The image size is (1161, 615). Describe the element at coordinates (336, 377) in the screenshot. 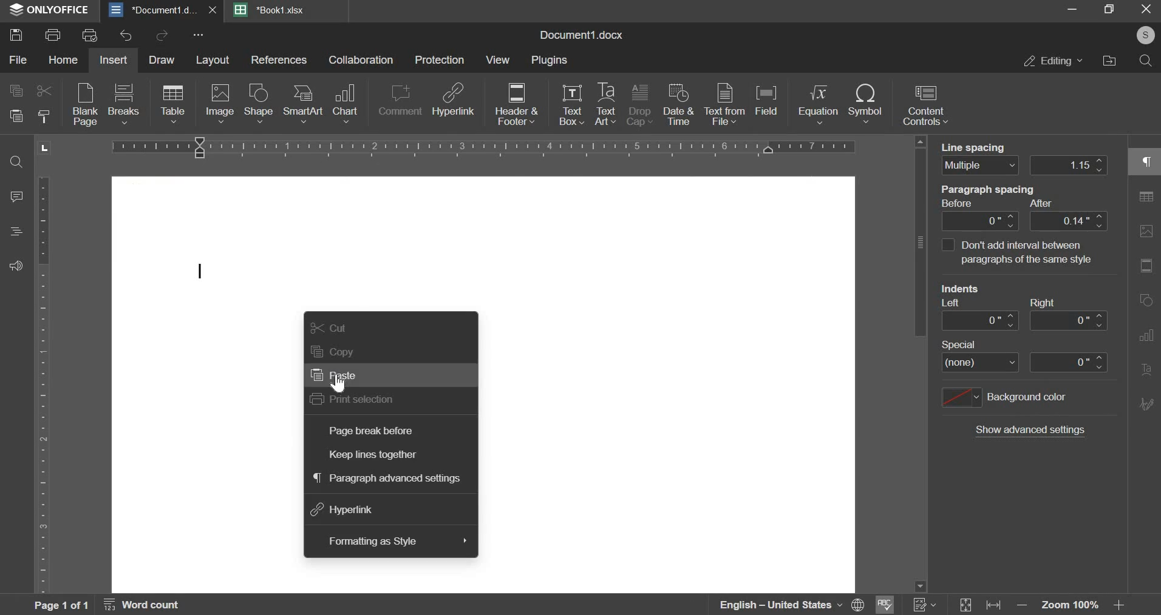

I see `paste` at that location.